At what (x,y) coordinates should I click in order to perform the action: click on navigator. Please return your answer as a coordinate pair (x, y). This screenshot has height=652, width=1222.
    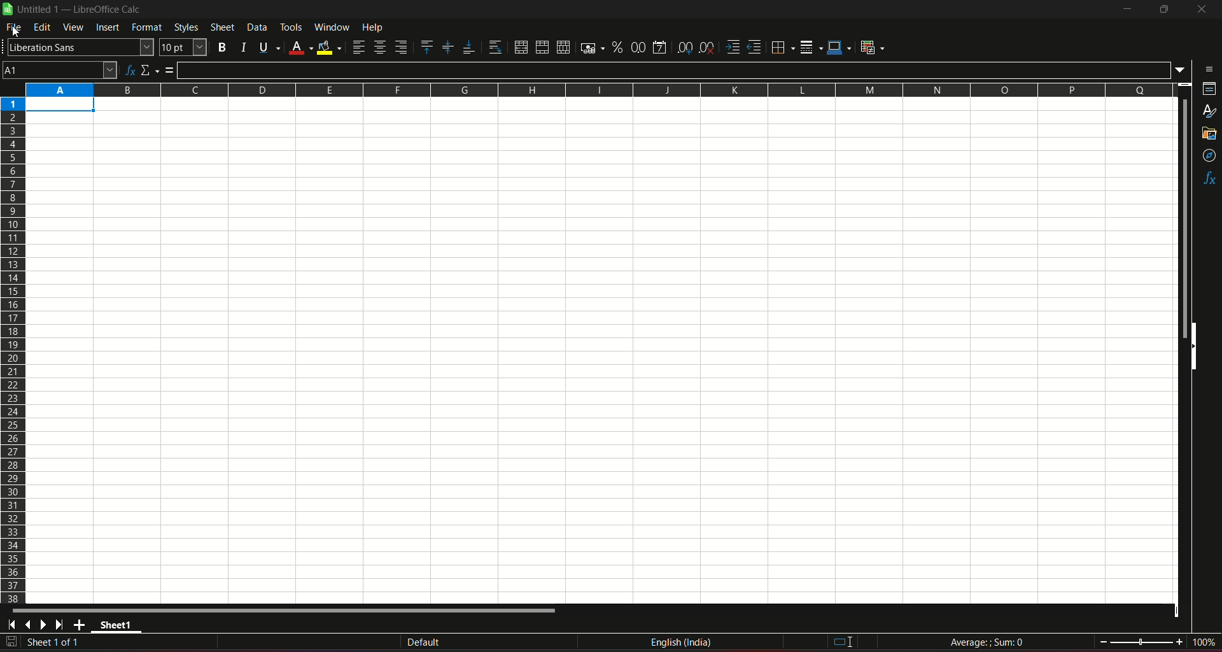
    Looking at the image, I should click on (1208, 155).